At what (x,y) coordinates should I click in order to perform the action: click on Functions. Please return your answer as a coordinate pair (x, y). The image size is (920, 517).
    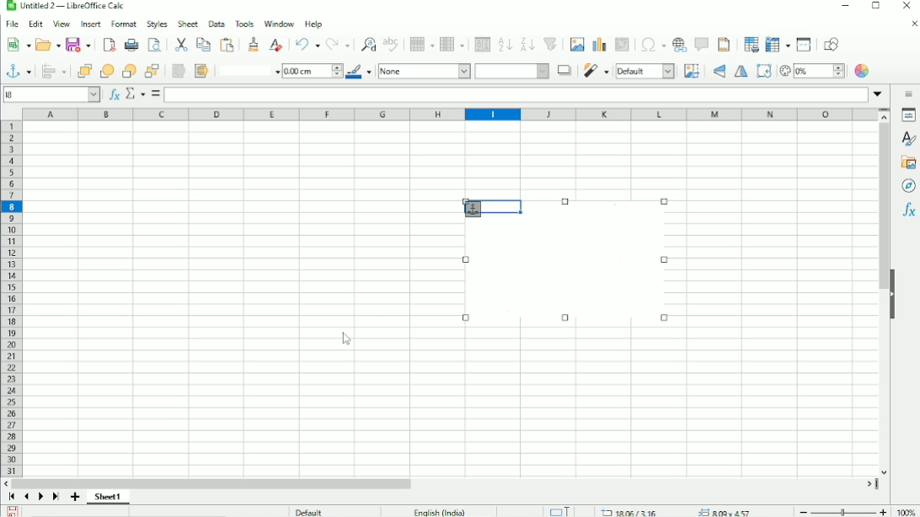
    Looking at the image, I should click on (909, 209).